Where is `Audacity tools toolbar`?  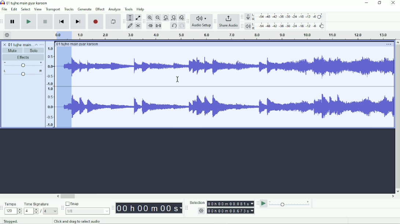
Audacity tools toolbar is located at coordinates (124, 20).